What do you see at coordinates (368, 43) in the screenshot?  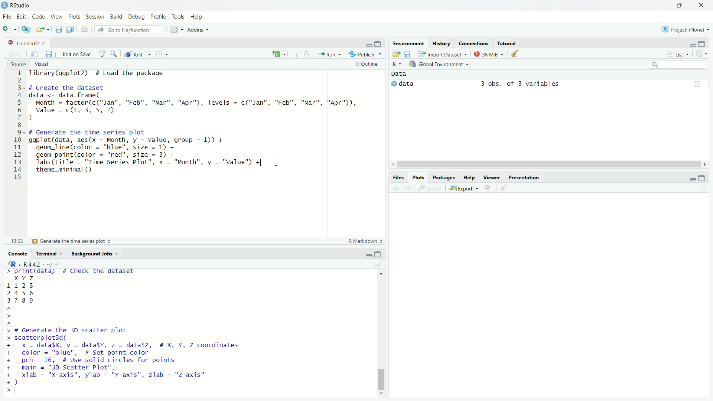 I see `minimize` at bounding box center [368, 43].